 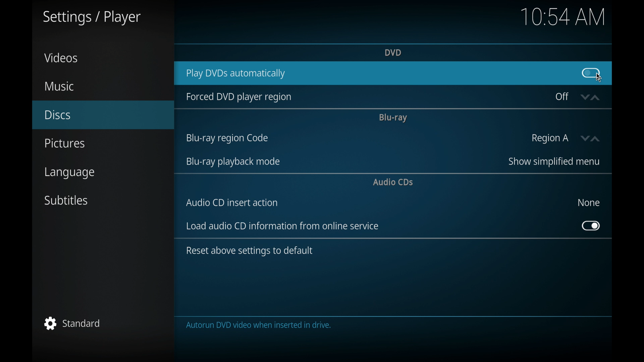 I want to click on subtitles, so click(x=67, y=200).